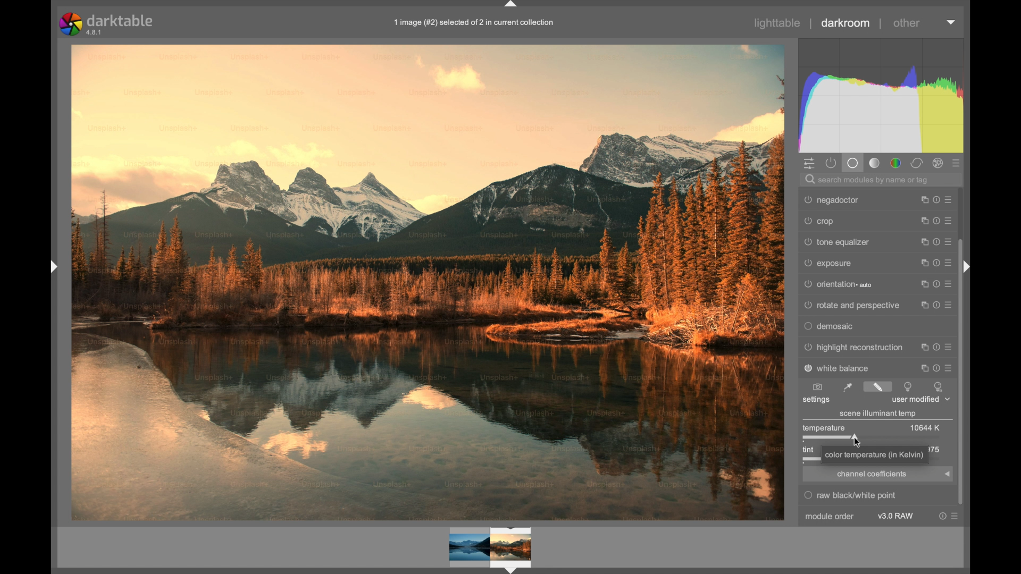 This screenshot has width=1021, height=574. What do you see at coordinates (847, 23) in the screenshot?
I see `darkroom` at bounding box center [847, 23].